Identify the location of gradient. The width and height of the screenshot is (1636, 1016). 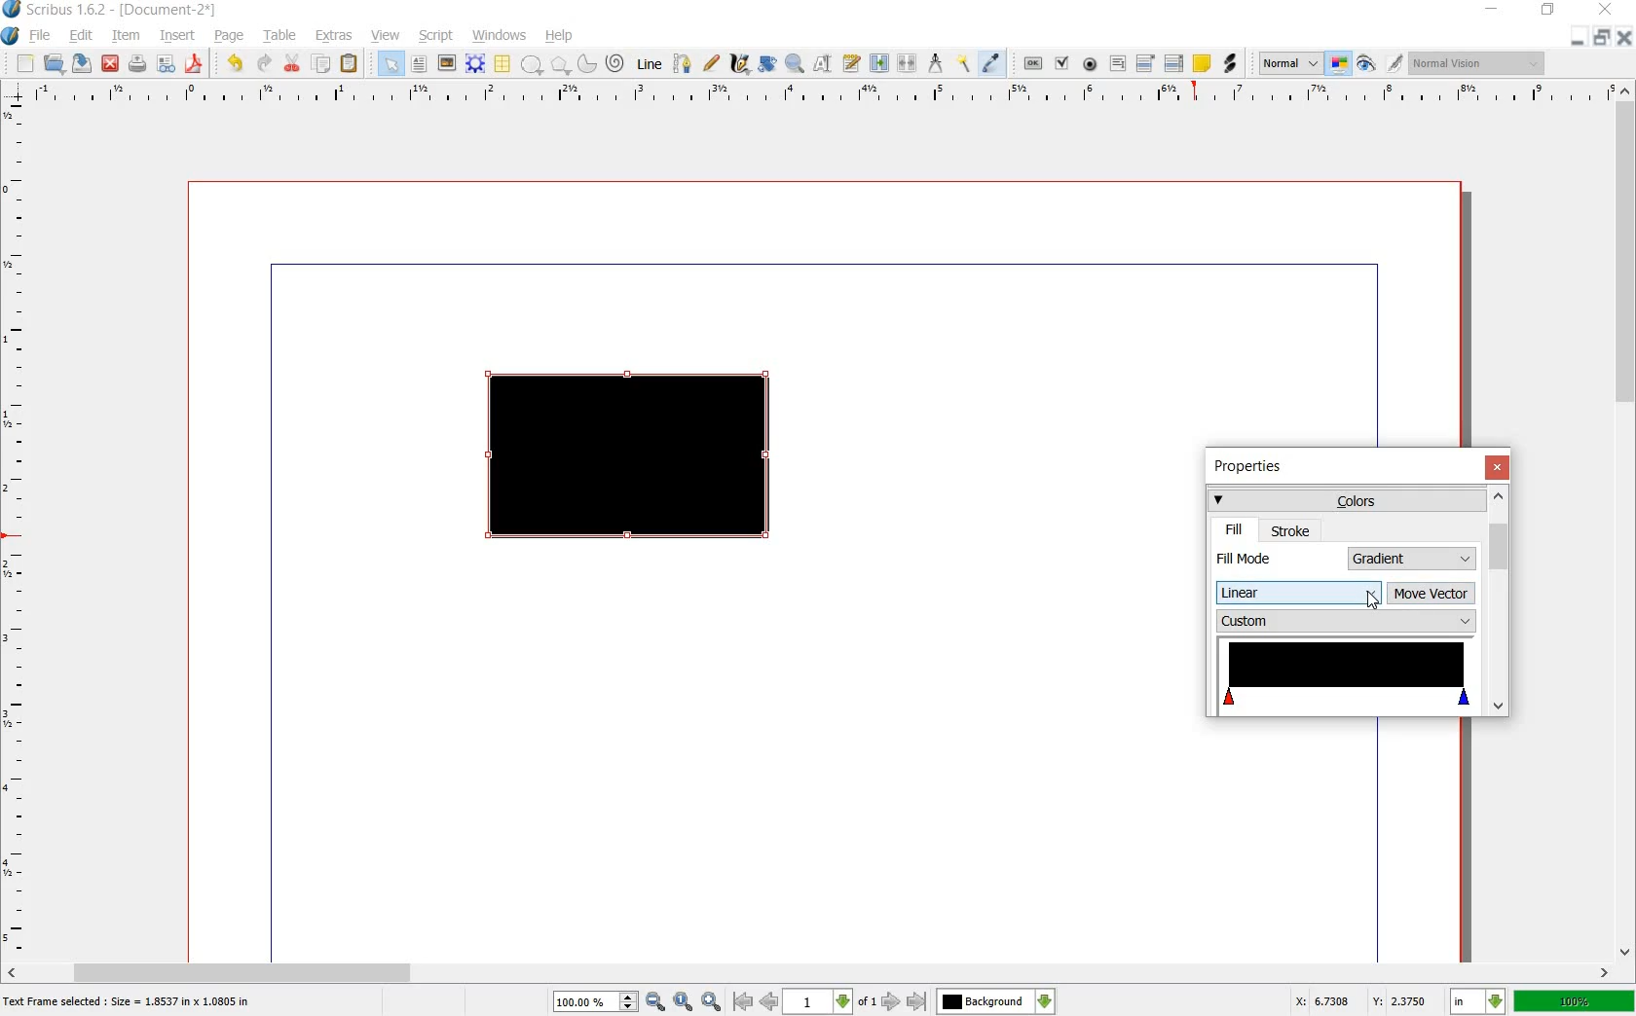
(1413, 559).